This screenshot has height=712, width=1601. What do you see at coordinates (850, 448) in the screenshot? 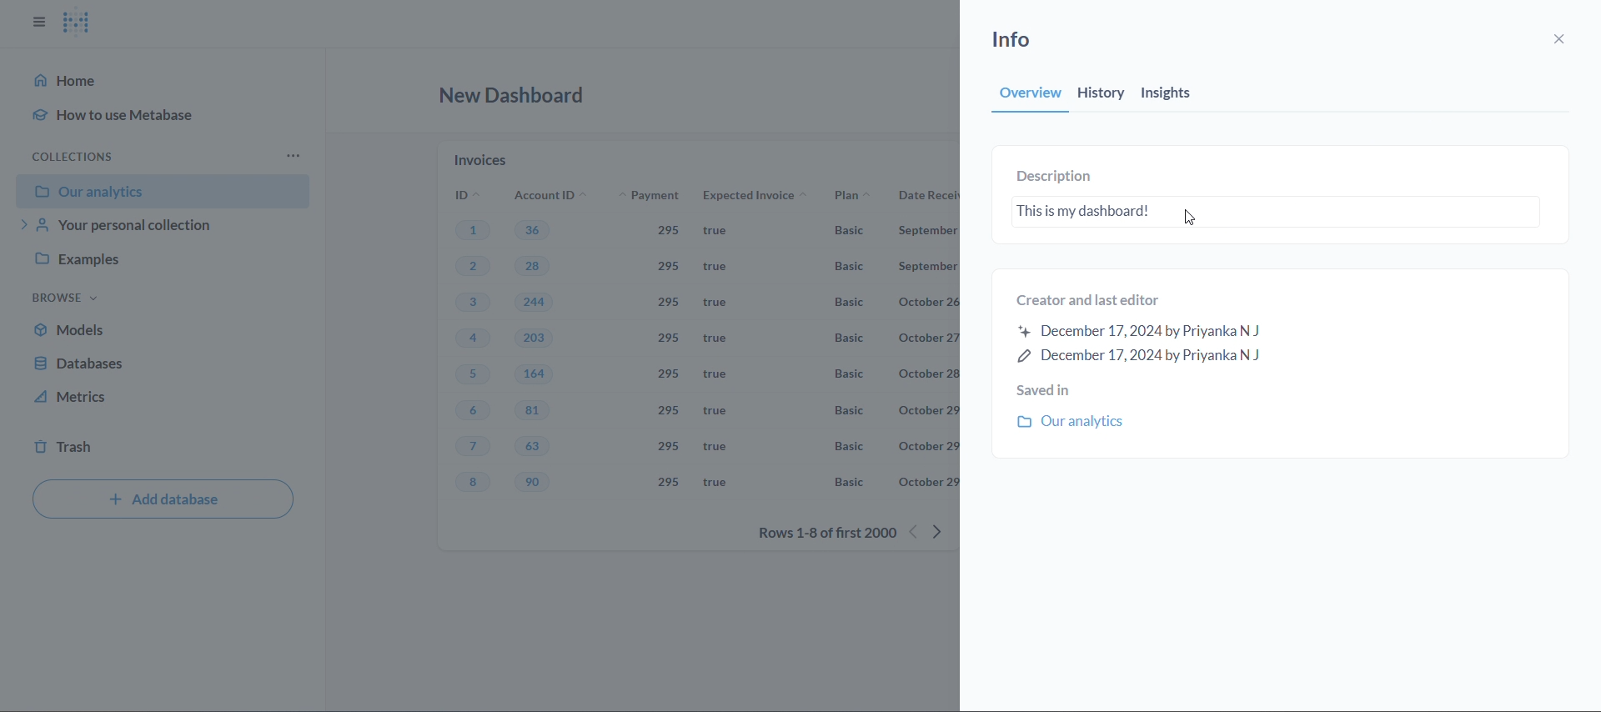
I see `Basic` at bounding box center [850, 448].